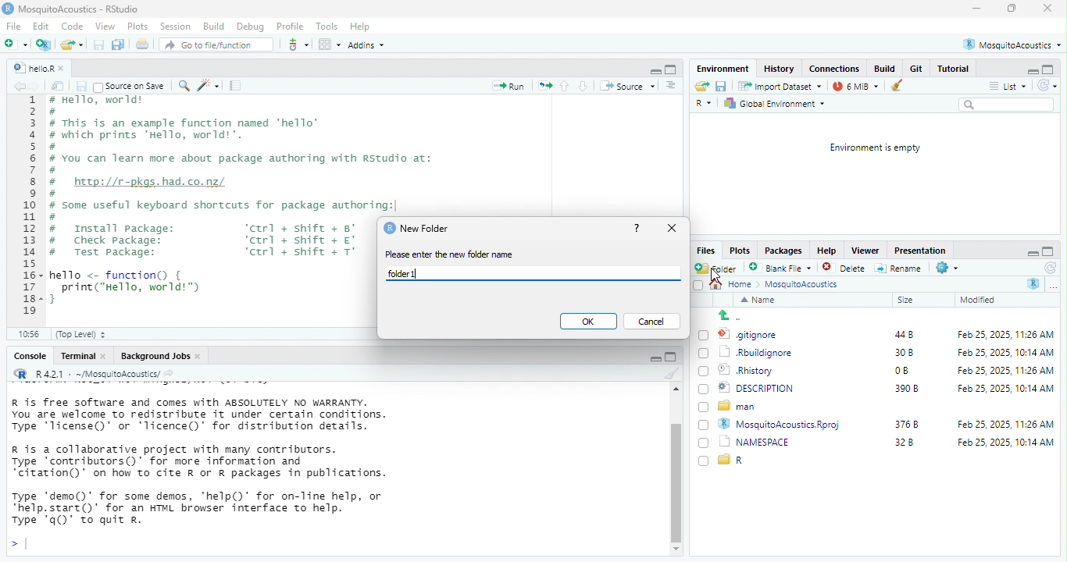 The height and width of the screenshot is (562, 1067). Describe the element at coordinates (566, 87) in the screenshot. I see `go to previous section/chunk` at that location.